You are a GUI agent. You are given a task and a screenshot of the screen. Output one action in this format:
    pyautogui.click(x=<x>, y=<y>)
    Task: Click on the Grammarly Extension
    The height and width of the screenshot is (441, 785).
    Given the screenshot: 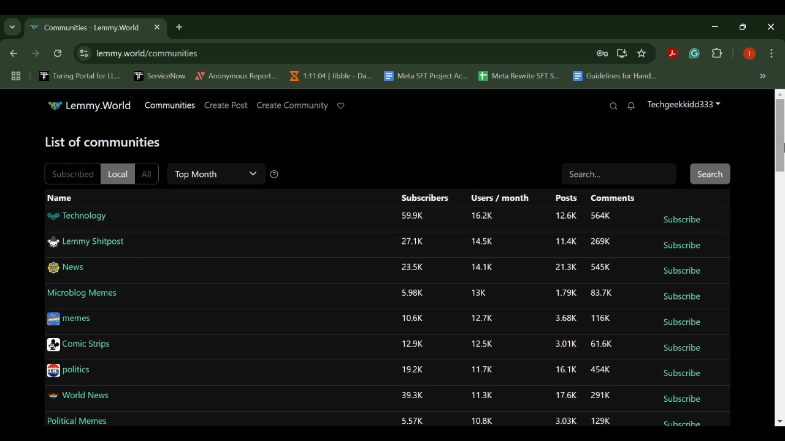 What is the action you would take?
    pyautogui.click(x=693, y=54)
    